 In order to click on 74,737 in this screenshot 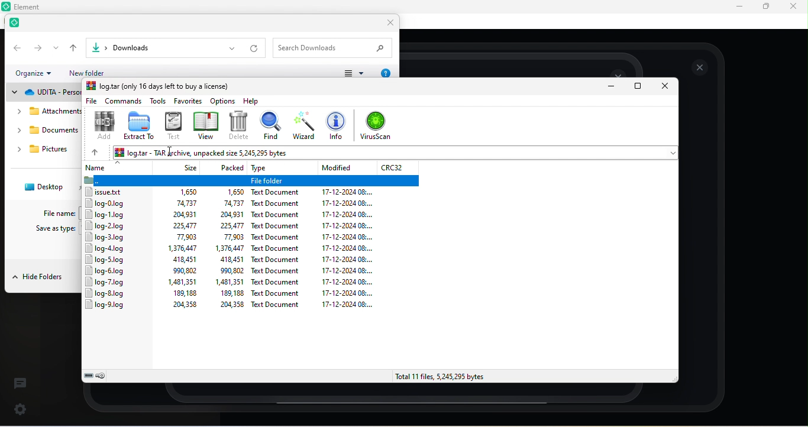, I will do `click(234, 203)`.